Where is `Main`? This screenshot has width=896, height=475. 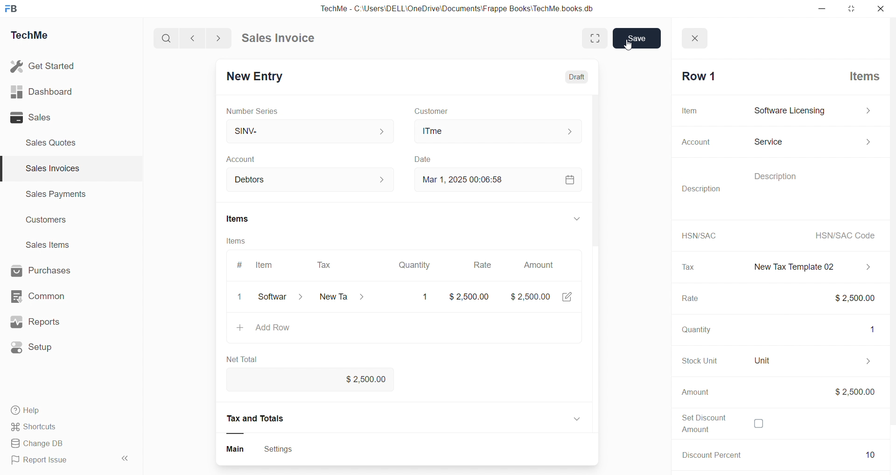
Main is located at coordinates (234, 448).